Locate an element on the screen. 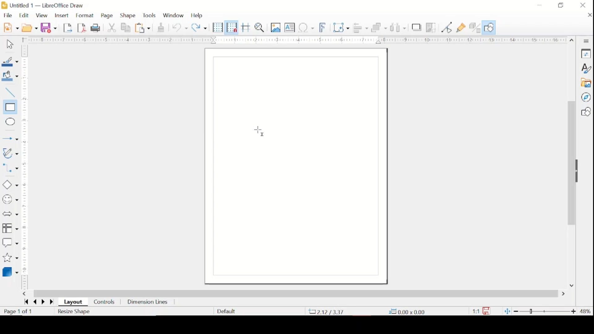  insert fontwork text is located at coordinates (323, 27).